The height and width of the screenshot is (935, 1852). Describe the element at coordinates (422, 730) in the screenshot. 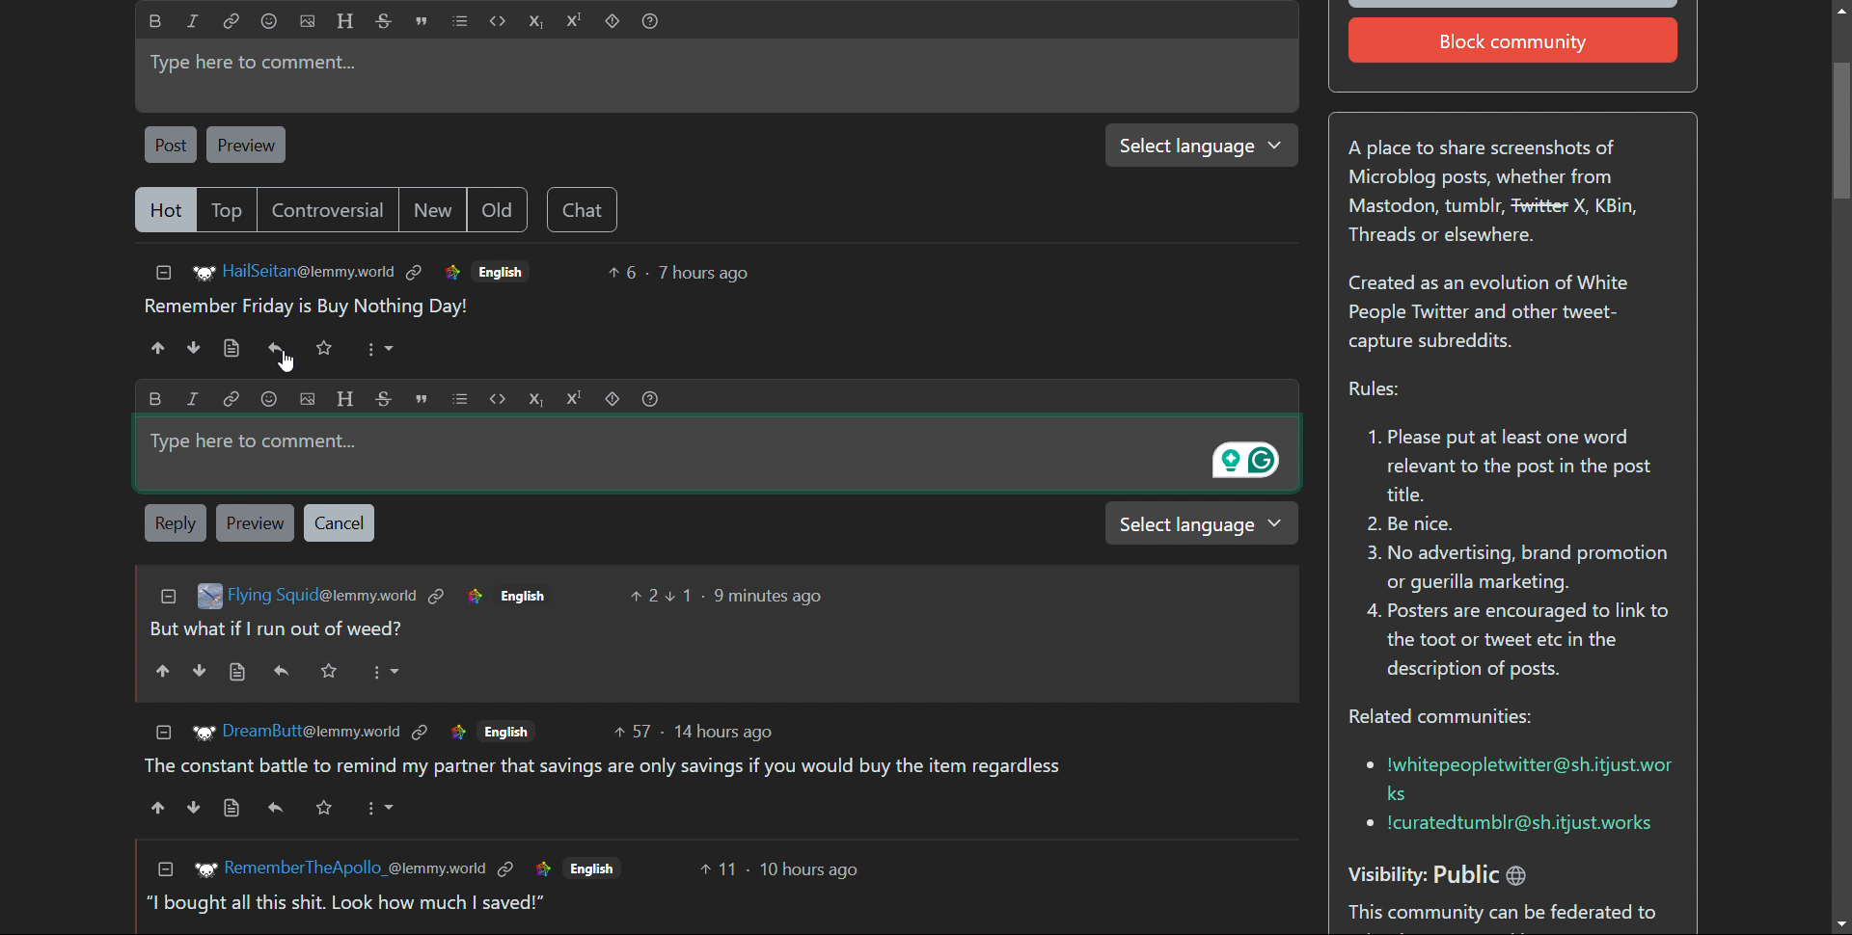

I see `link` at that location.